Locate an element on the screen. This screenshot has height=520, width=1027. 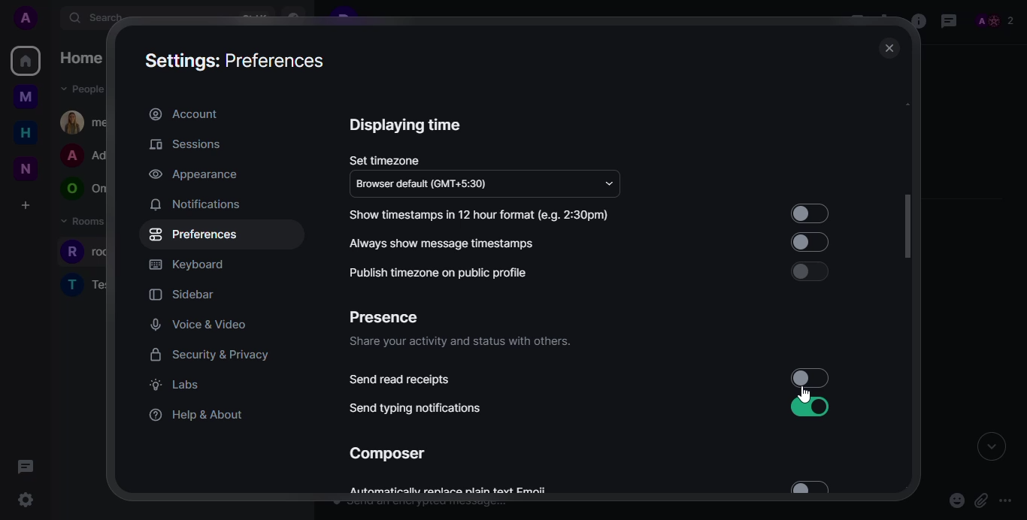
people room is located at coordinates (84, 189).